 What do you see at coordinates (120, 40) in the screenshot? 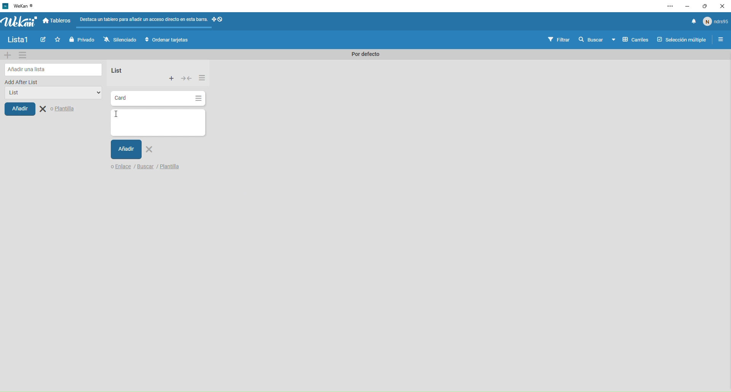
I see `Silence` at bounding box center [120, 40].